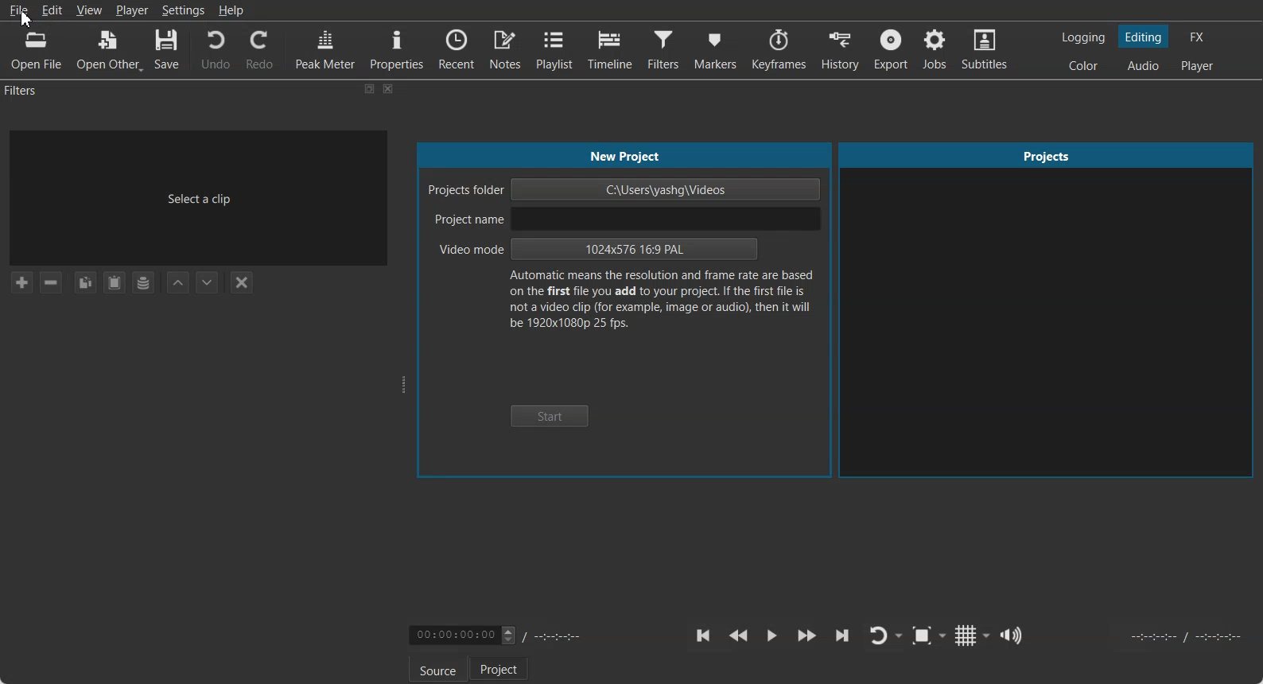 The image size is (1263, 684). Describe the element at coordinates (1199, 37) in the screenshot. I see `Switch to the effect only layout` at that location.